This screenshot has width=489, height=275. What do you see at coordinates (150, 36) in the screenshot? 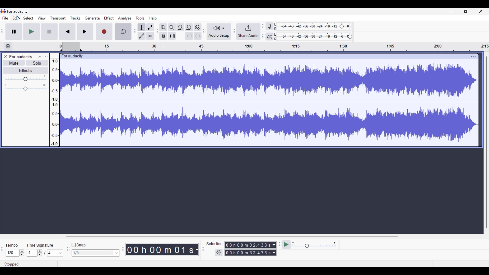
I see `Multi-tool` at bounding box center [150, 36].